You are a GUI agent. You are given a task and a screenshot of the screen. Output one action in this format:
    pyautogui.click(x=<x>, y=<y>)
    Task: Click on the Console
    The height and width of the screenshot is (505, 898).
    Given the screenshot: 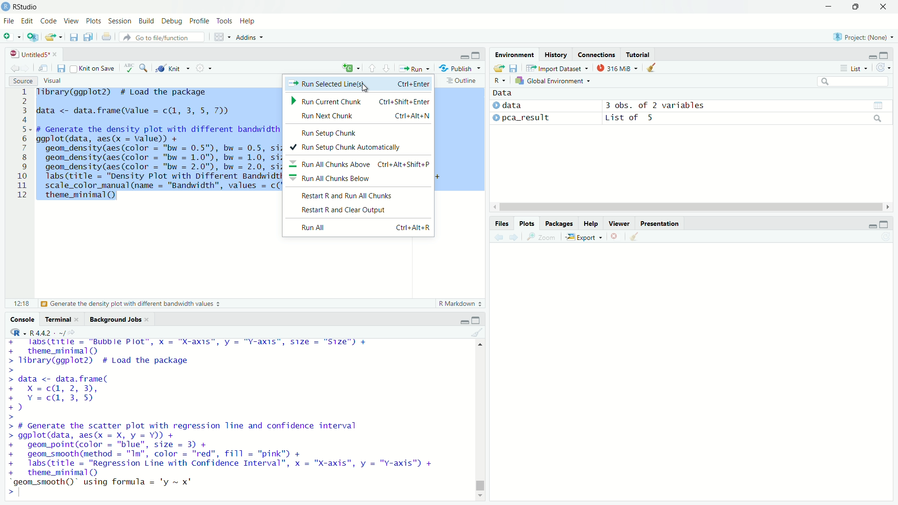 What is the action you would take?
    pyautogui.click(x=22, y=319)
    